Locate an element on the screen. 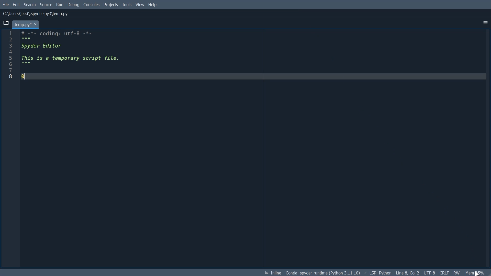 Image resolution: width=491 pixels, height=276 pixels. Memory Usage is located at coordinates (474, 273).